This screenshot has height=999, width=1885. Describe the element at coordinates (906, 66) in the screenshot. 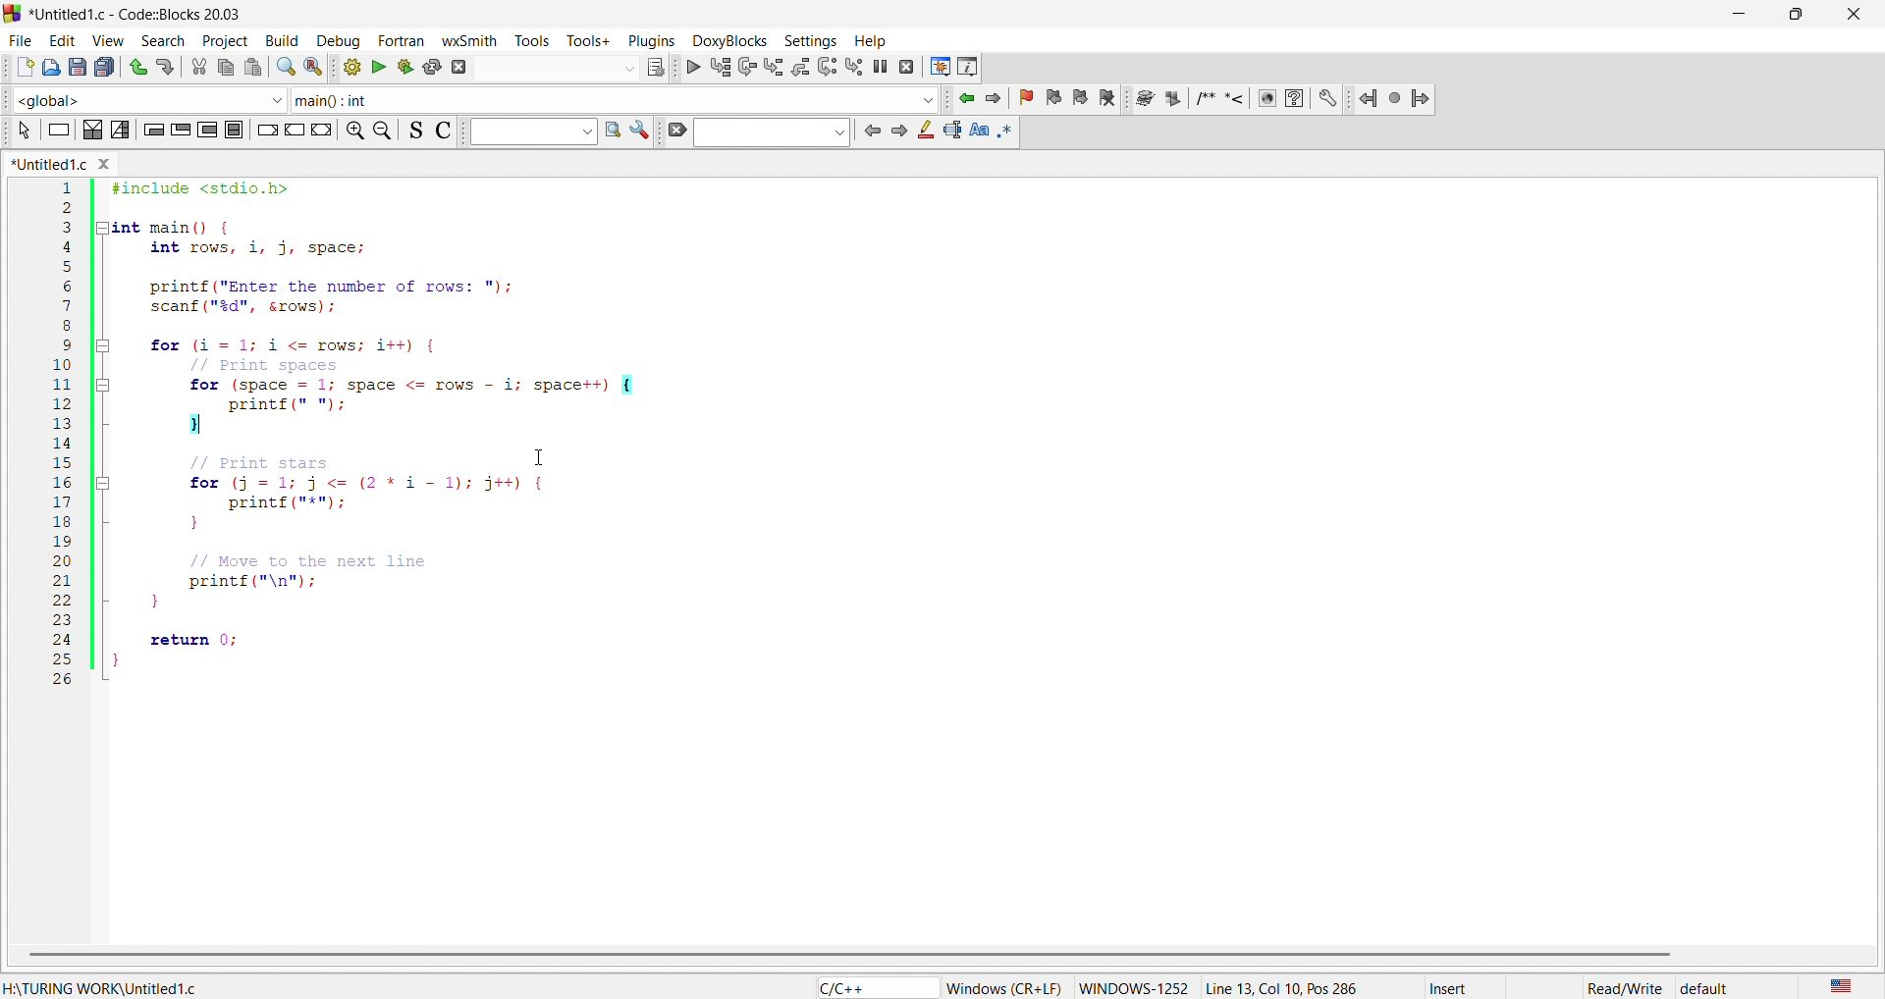

I see `stop debugging` at that location.